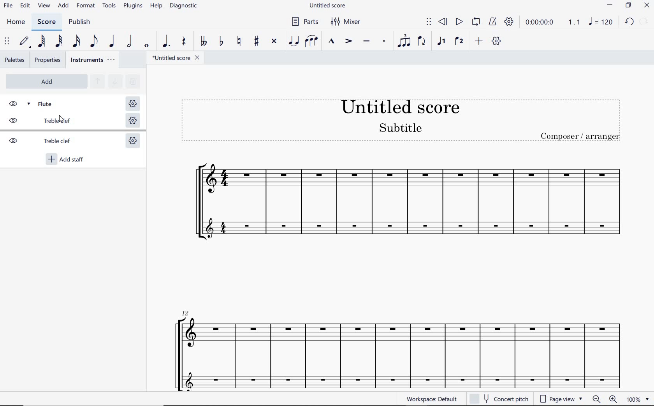  Describe the element at coordinates (203, 42) in the screenshot. I see `TOGGLE DOUBLE-FLAT` at that location.